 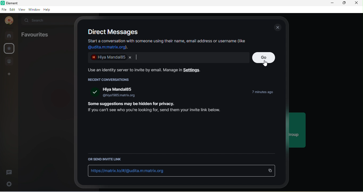 I want to click on rooms, so click(x=10, y=36).